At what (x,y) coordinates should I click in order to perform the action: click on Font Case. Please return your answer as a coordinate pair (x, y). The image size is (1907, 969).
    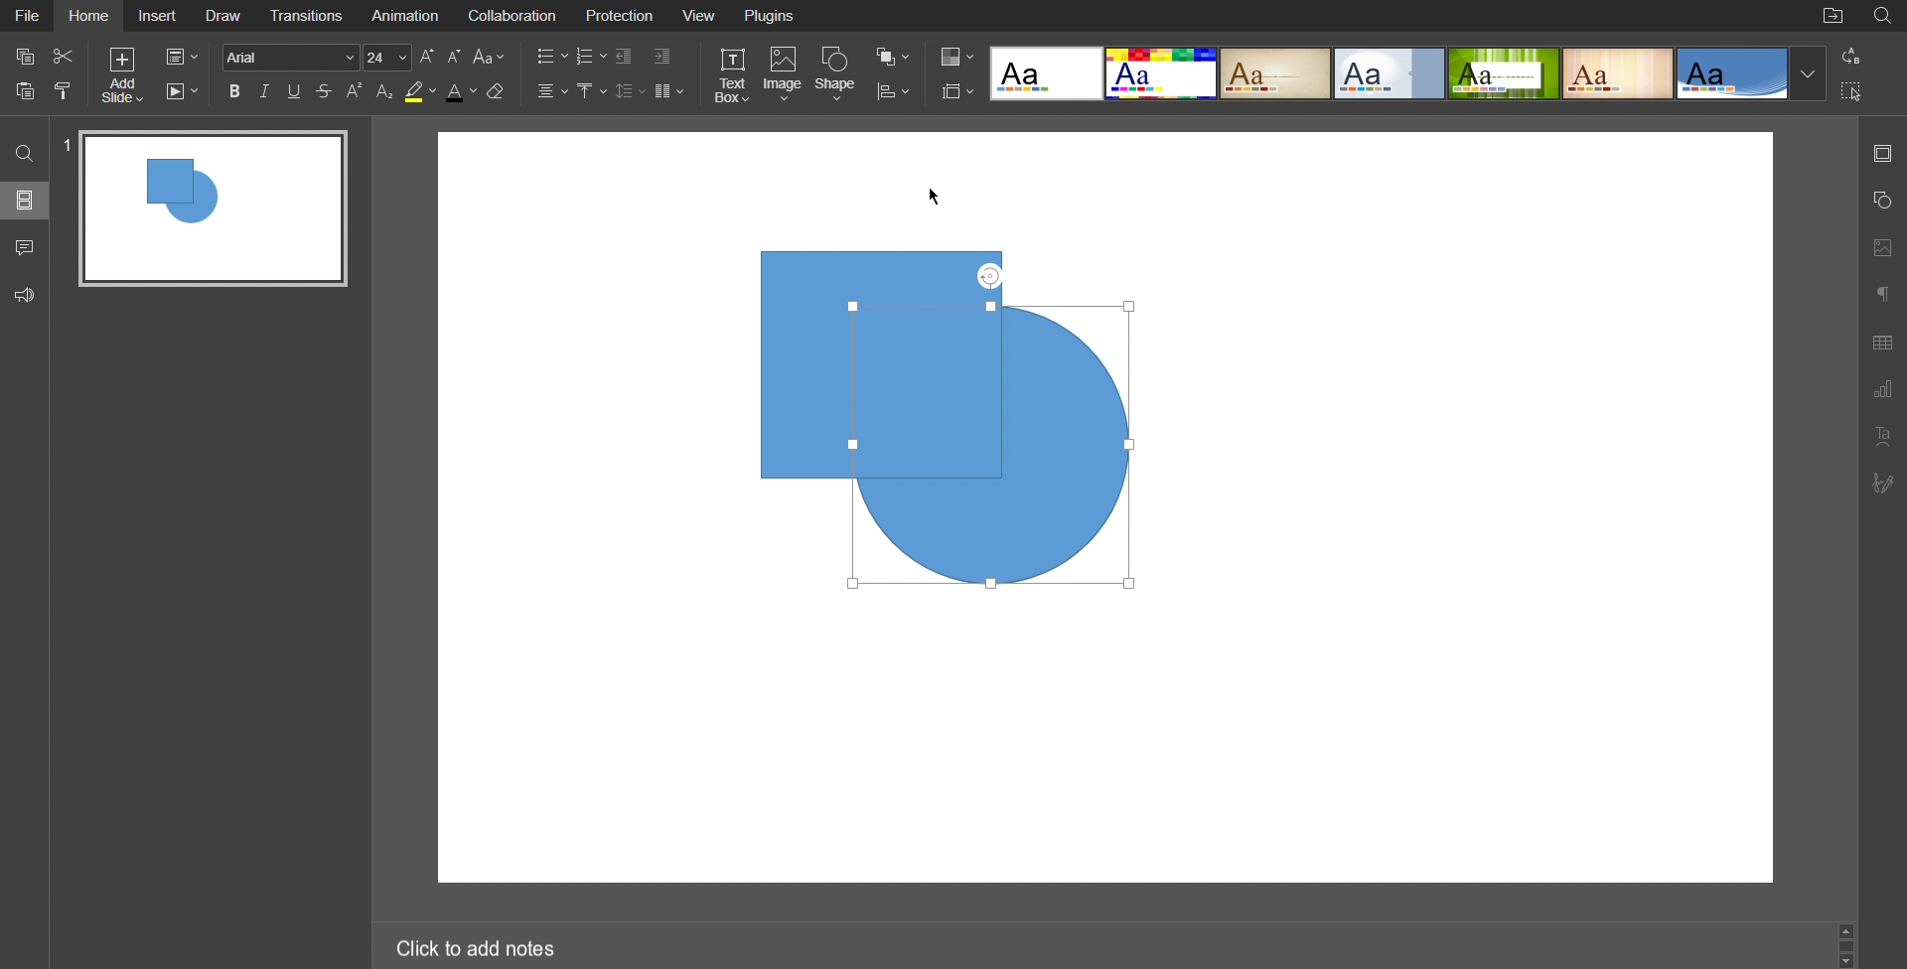
    Looking at the image, I should click on (492, 57).